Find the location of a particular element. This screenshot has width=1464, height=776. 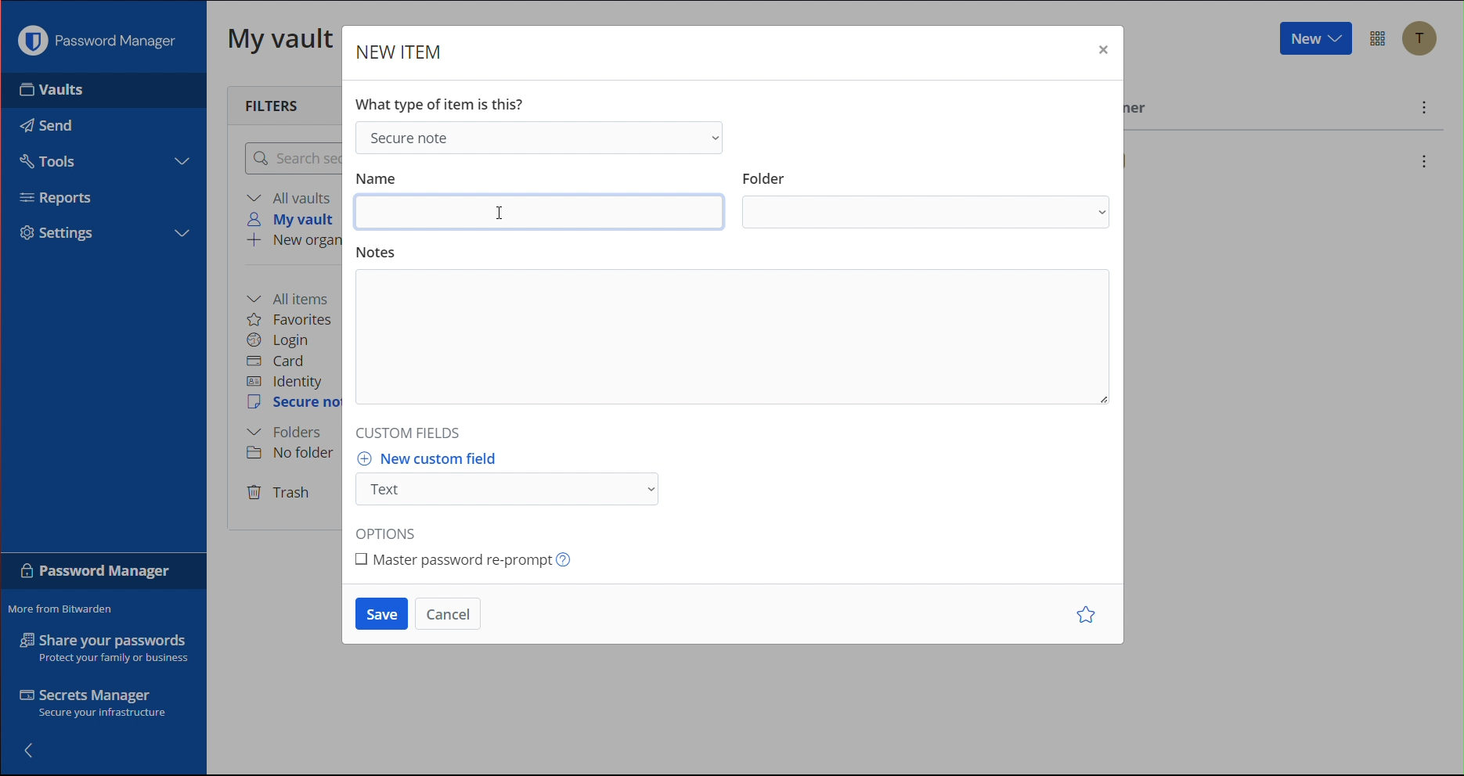

Master password prompt is located at coordinates (470, 558).